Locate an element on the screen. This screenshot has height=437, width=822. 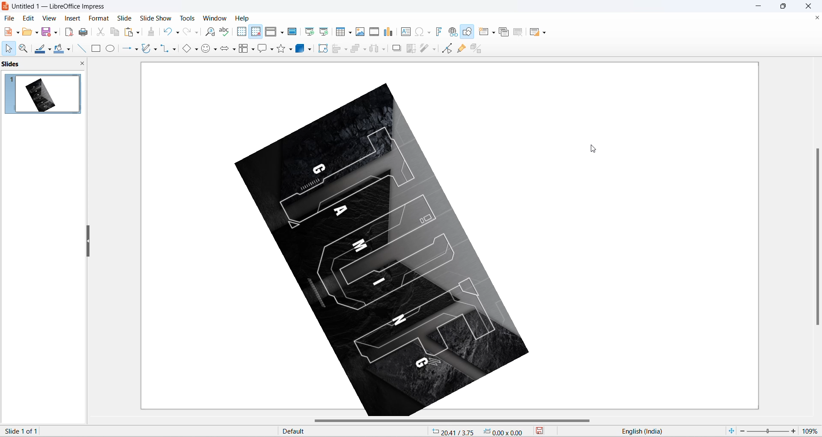
image selection markup is located at coordinates (236, 258).